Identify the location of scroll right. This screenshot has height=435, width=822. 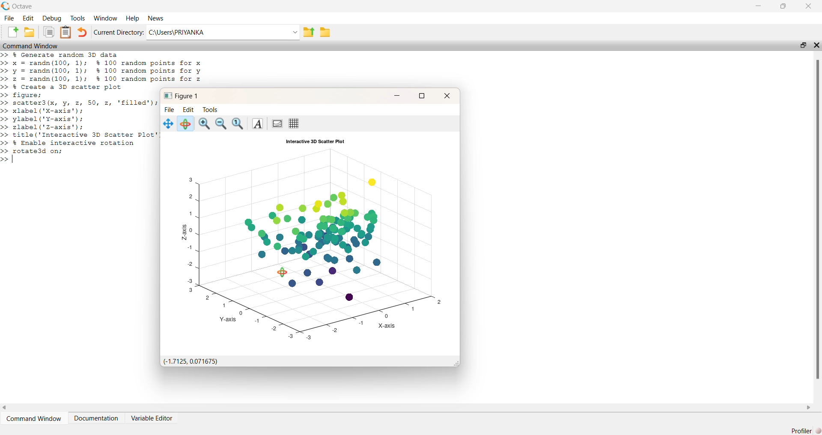
(808, 408).